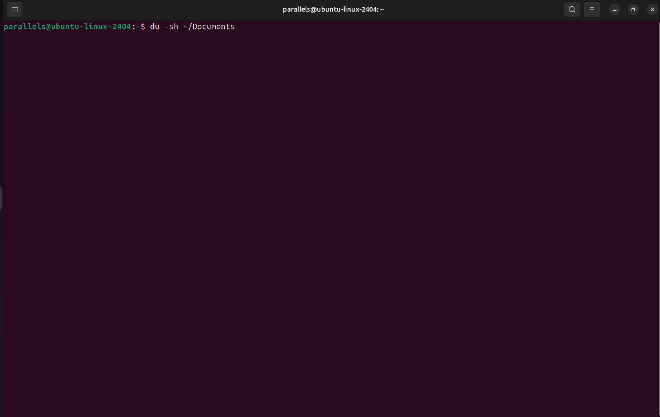 The width and height of the screenshot is (660, 417). What do you see at coordinates (653, 9) in the screenshot?
I see `close` at bounding box center [653, 9].